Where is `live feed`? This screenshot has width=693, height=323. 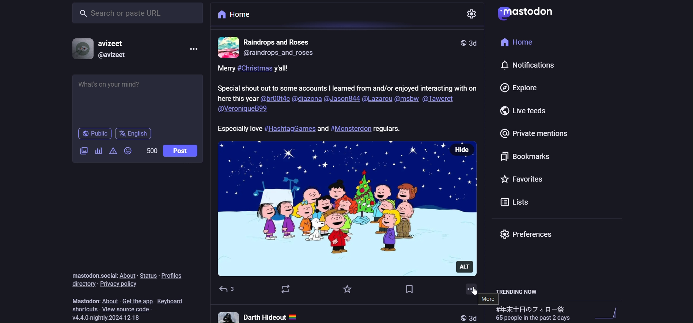
live feed is located at coordinates (524, 111).